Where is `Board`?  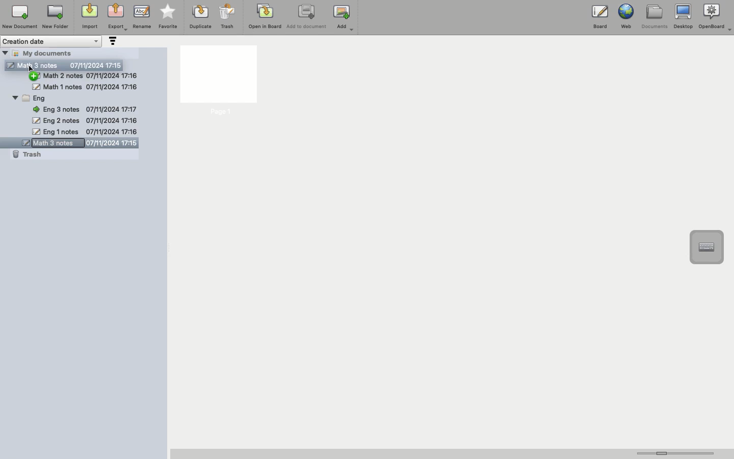 Board is located at coordinates (600, 19).